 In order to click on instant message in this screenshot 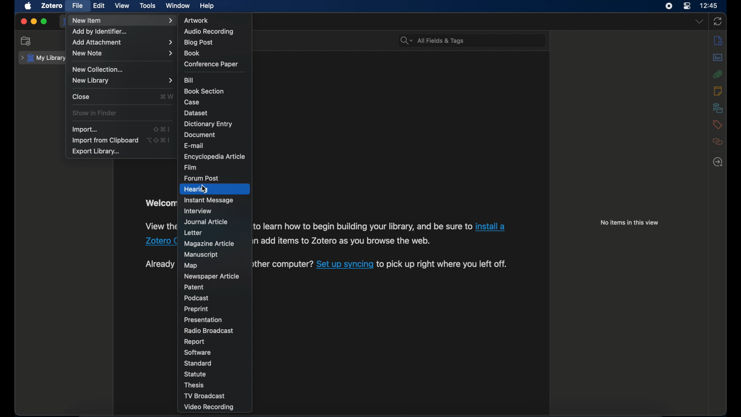, I will do `click(208, 200)`.